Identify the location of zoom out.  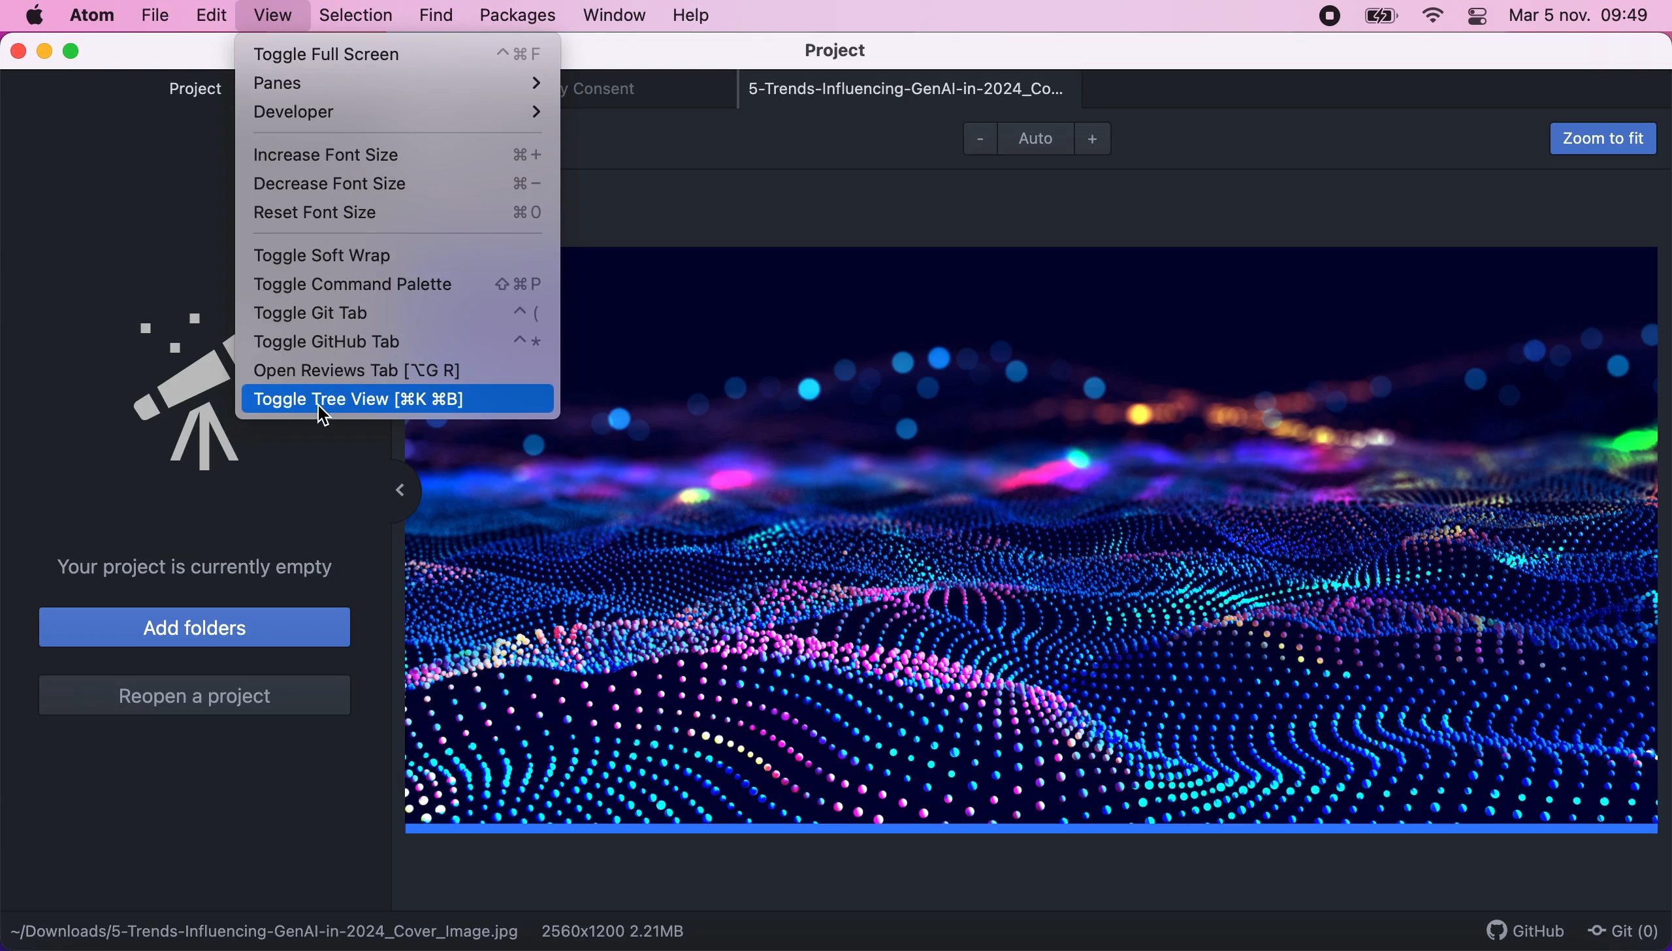
(970, 137).